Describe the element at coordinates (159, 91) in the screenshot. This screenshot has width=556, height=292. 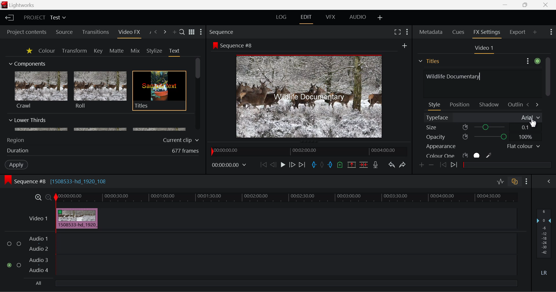
I see `Titles` at that location.